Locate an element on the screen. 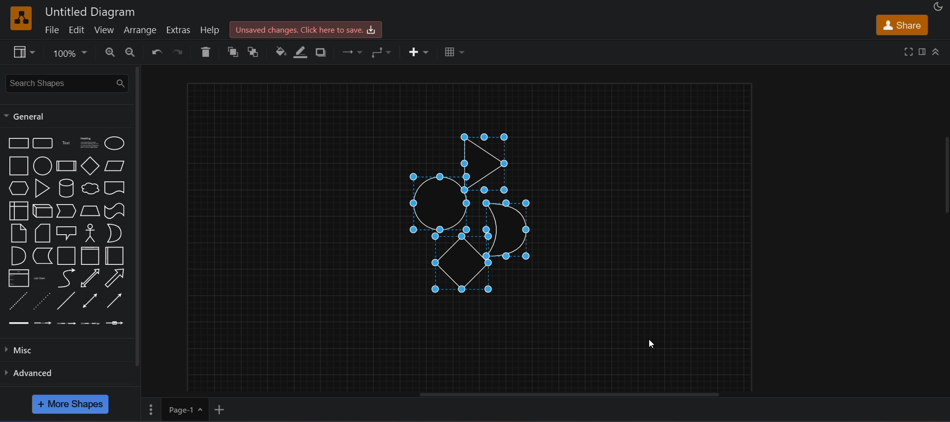 The height and width of the screenshot is (422, 950). ellipse is located at coordinates (113, 143).